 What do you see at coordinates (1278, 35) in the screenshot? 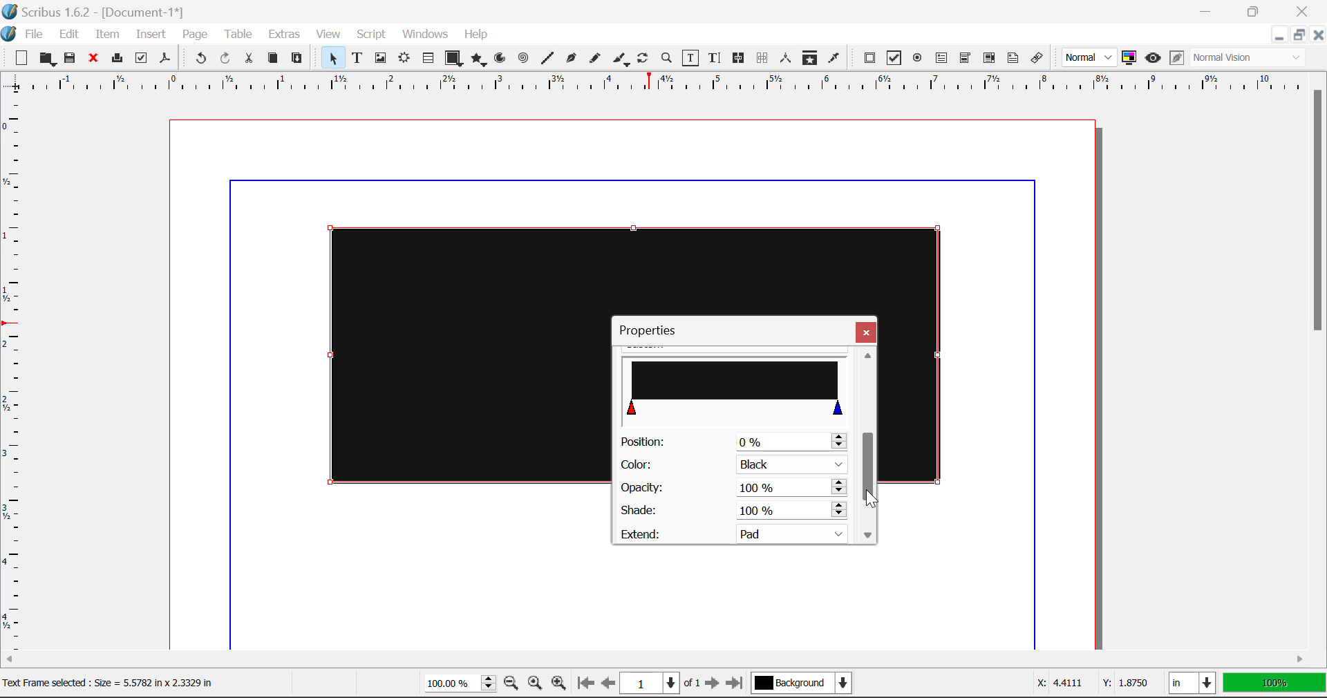
I see `Restore Down` at bounding box center [1278, 35].